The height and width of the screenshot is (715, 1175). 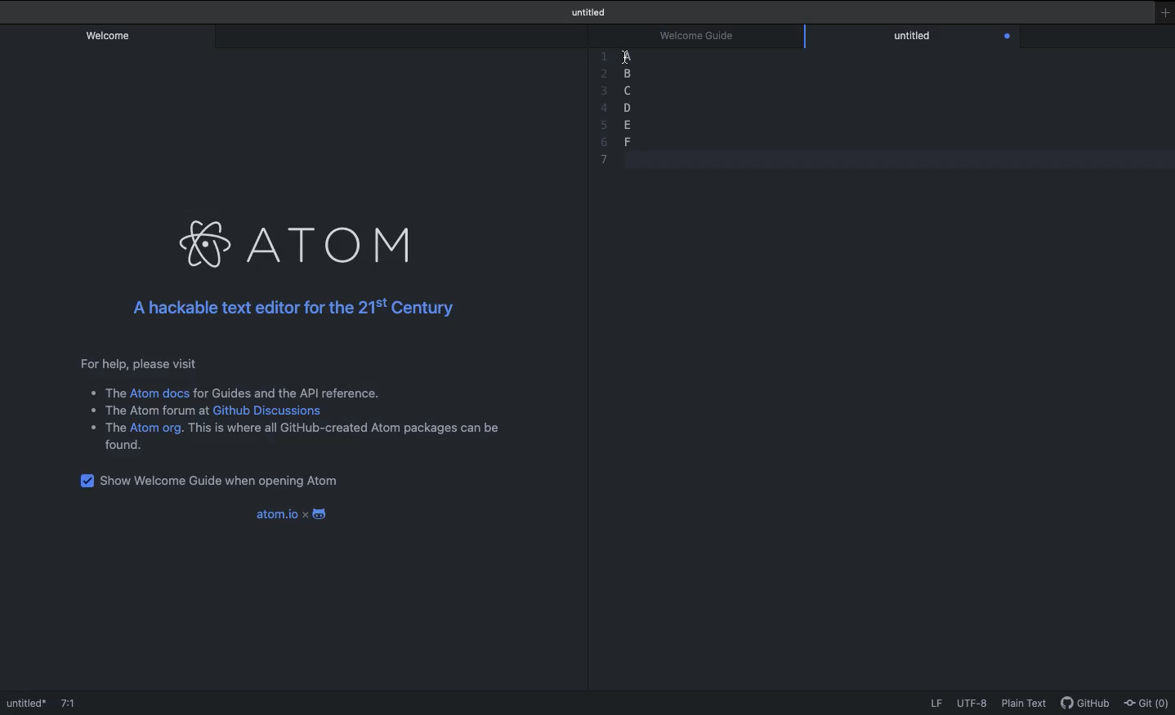 What do you see at coordinates (1086, 706) in the screenshot?
I see `GitHub` at bounding box center [1086, 706].